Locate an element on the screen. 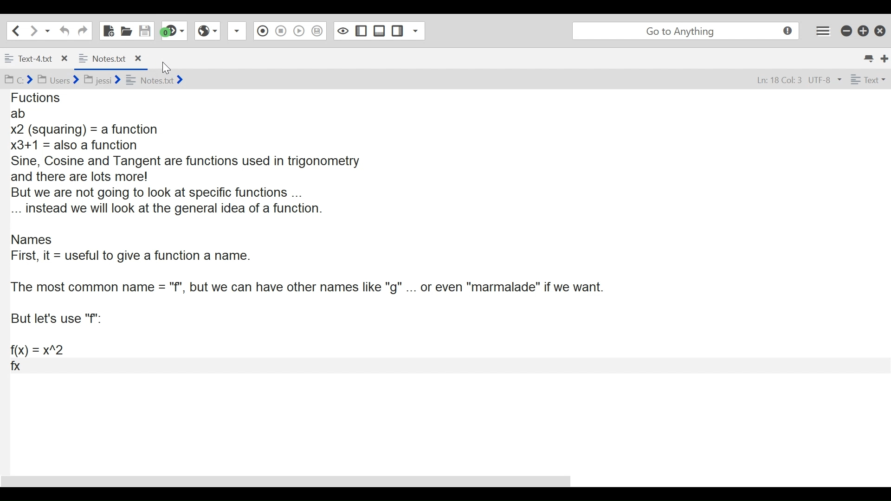  Show/Hide Left Pane is located at coordinates (360, 31).